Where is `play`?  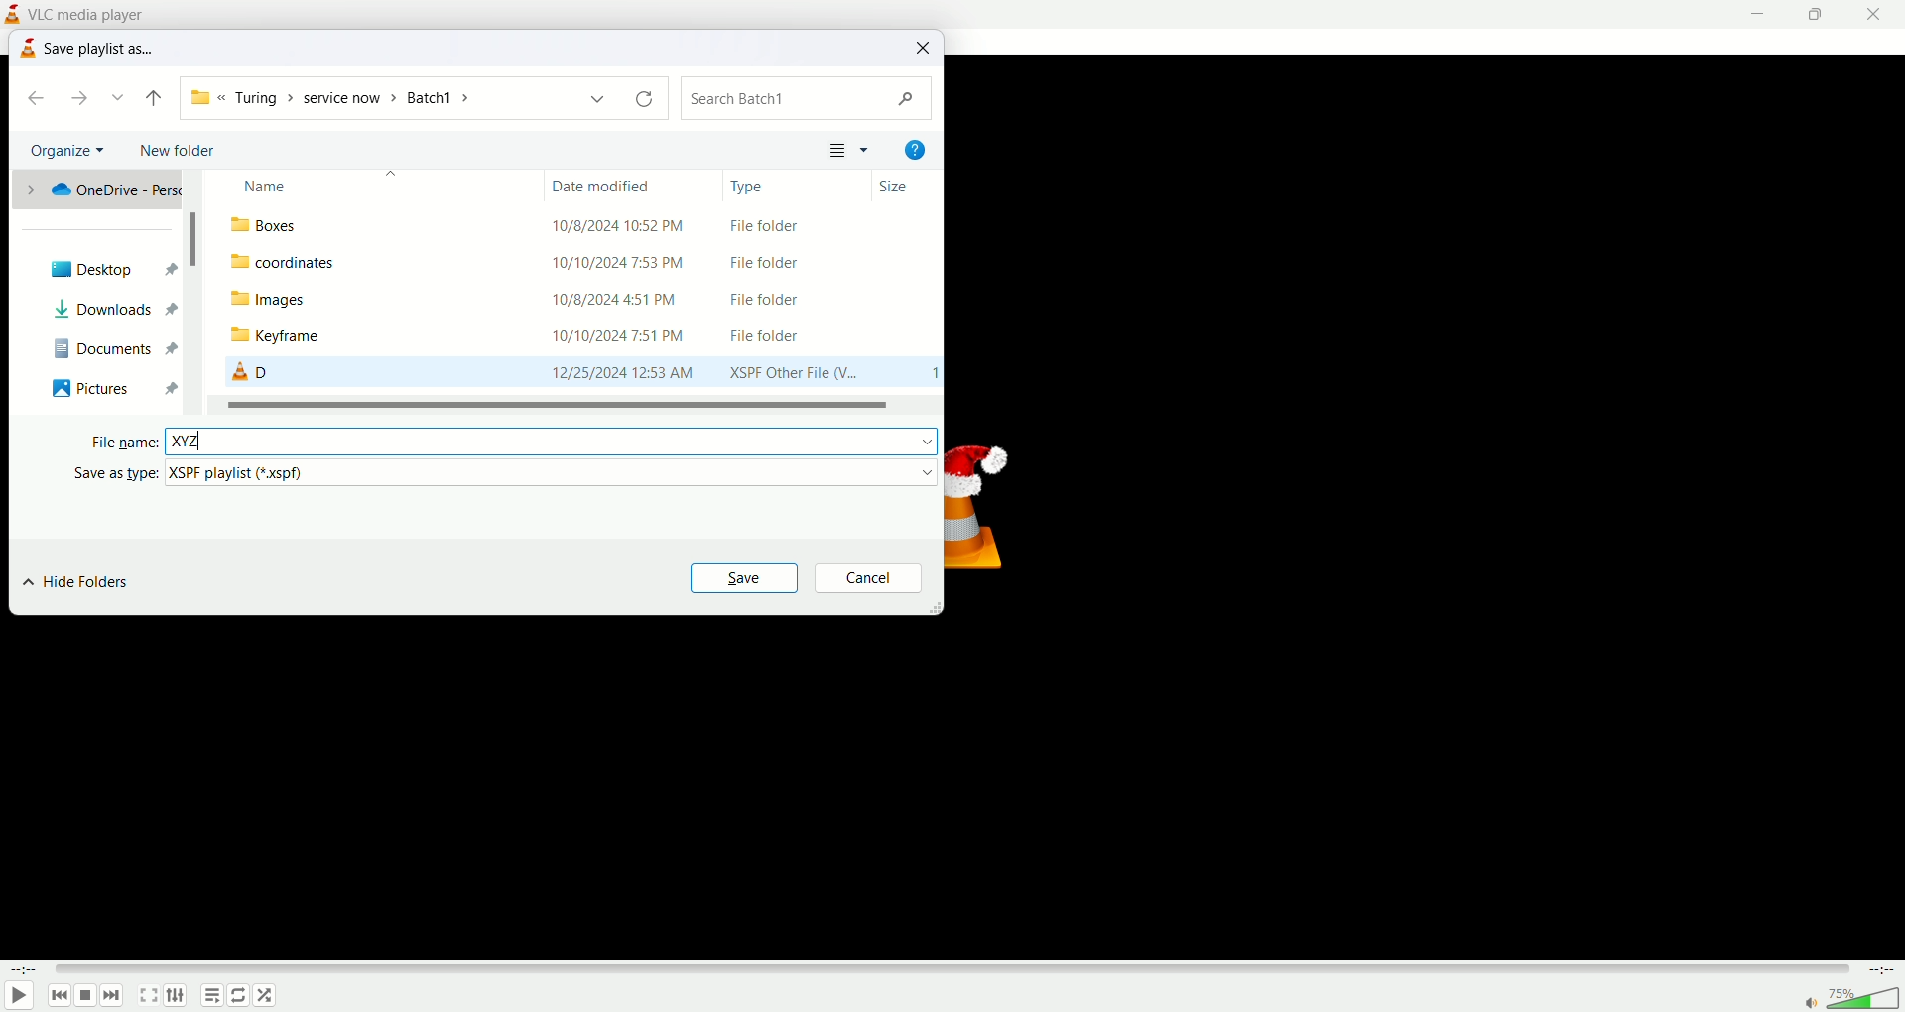 play is located at coordinates (21, 994).